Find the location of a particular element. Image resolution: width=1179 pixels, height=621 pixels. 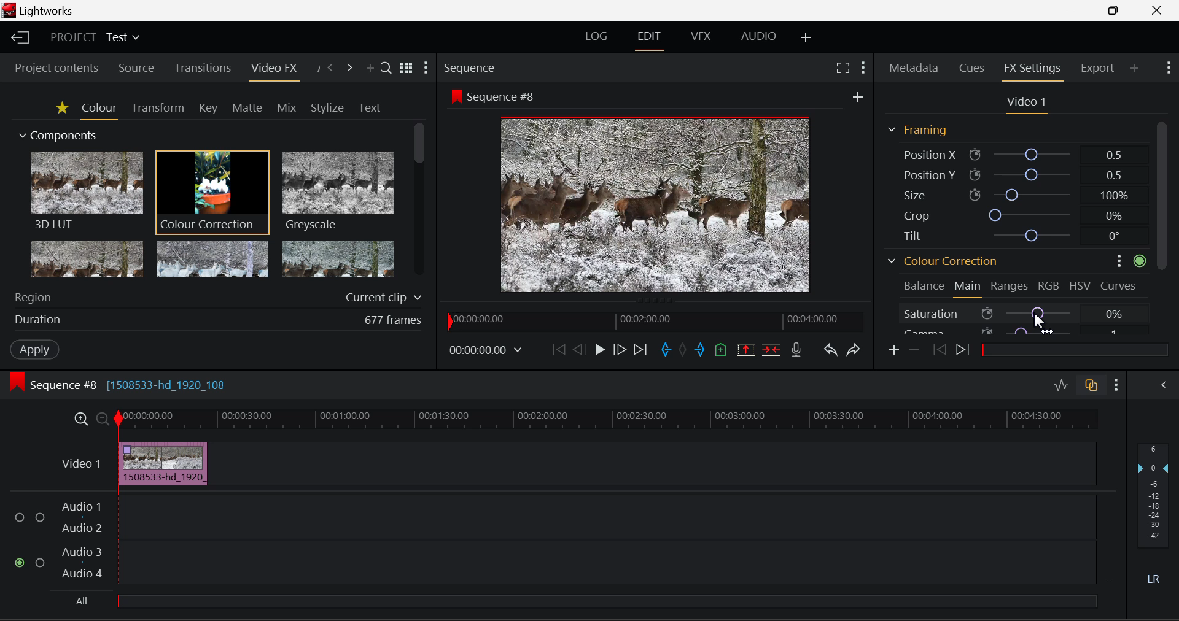

Scroll Bar is located at coordinates (421, 204).